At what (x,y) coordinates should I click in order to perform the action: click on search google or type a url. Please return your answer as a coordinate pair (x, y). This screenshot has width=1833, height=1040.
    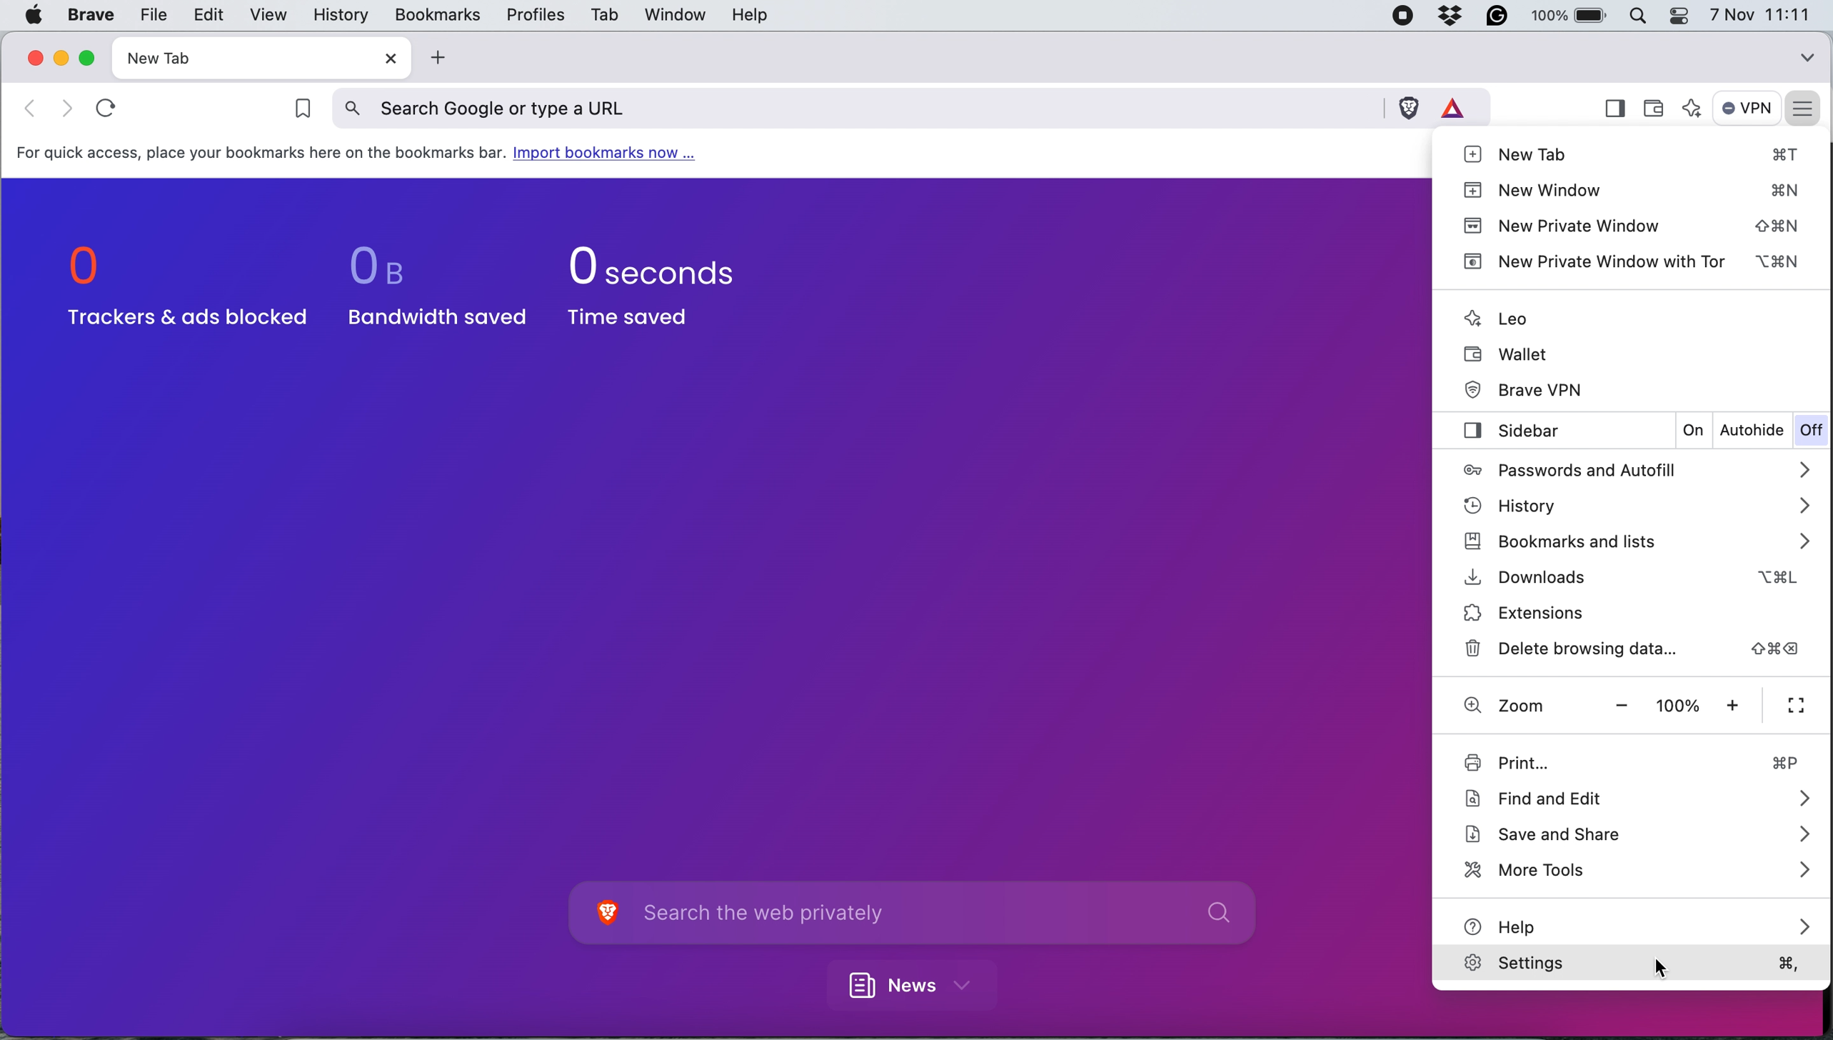
    Looking at the image, I should click on (858, 108).